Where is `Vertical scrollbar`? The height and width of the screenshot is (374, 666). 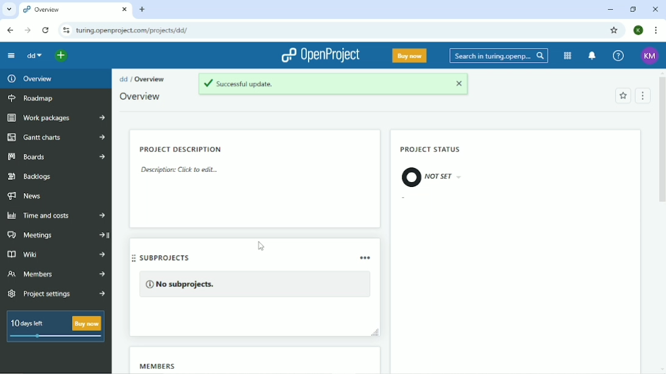
Vertical scrollbar is located at coordinates (661, 150).